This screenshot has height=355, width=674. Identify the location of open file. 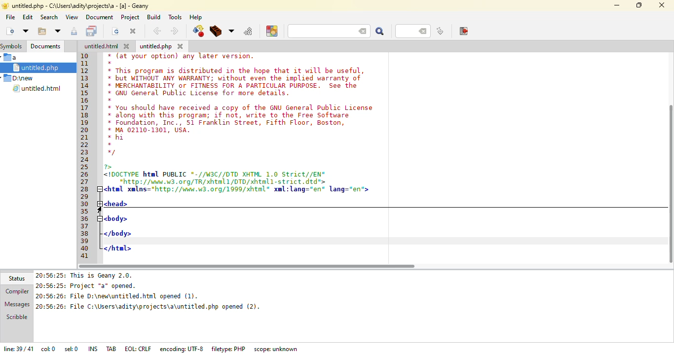
(26, 30).